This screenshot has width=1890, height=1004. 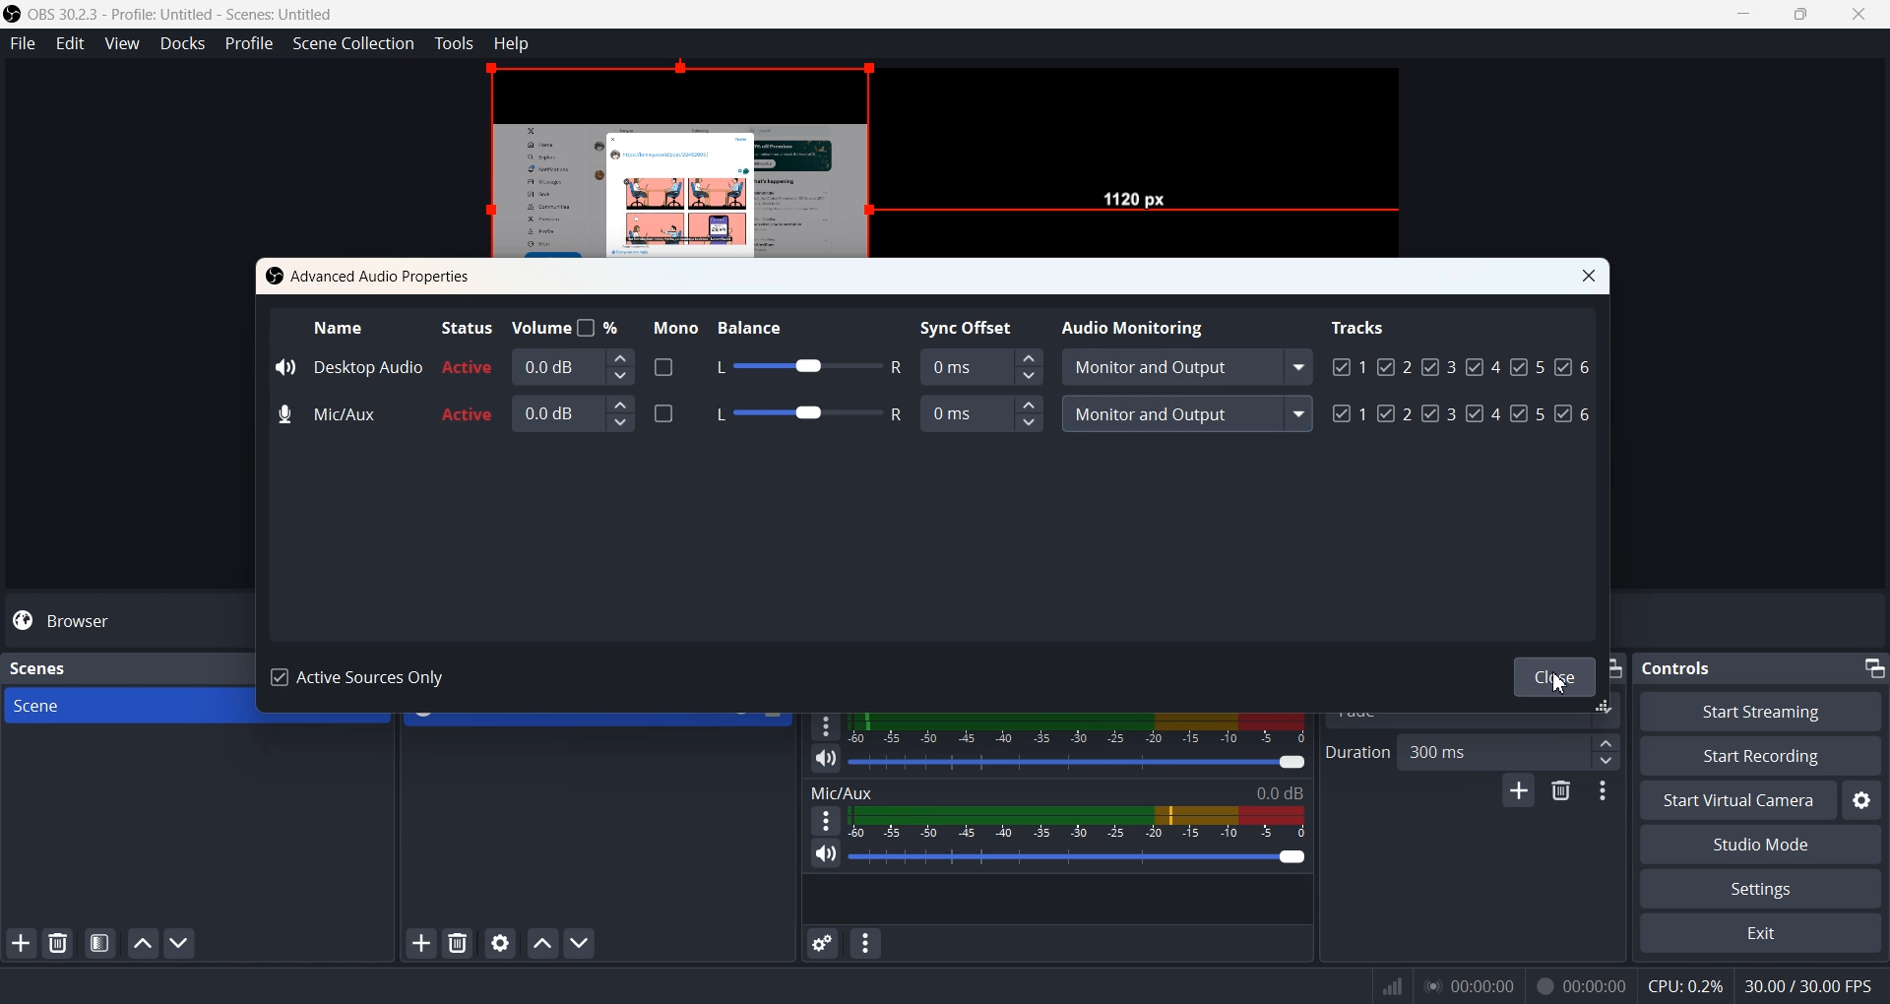 What do you see at coordinates (347, 365) in the screenshot?
I see `Desktop Audio ` at bounding box center [347, 365].